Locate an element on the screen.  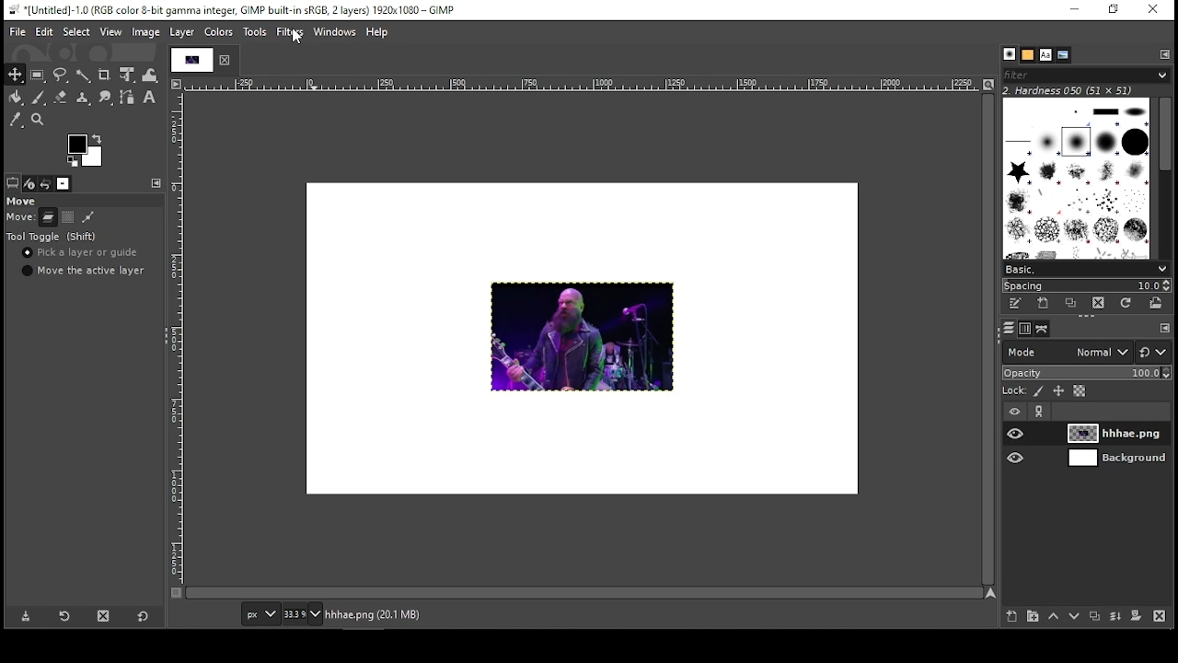
open brush as image is located at coordinates (1154, 304).